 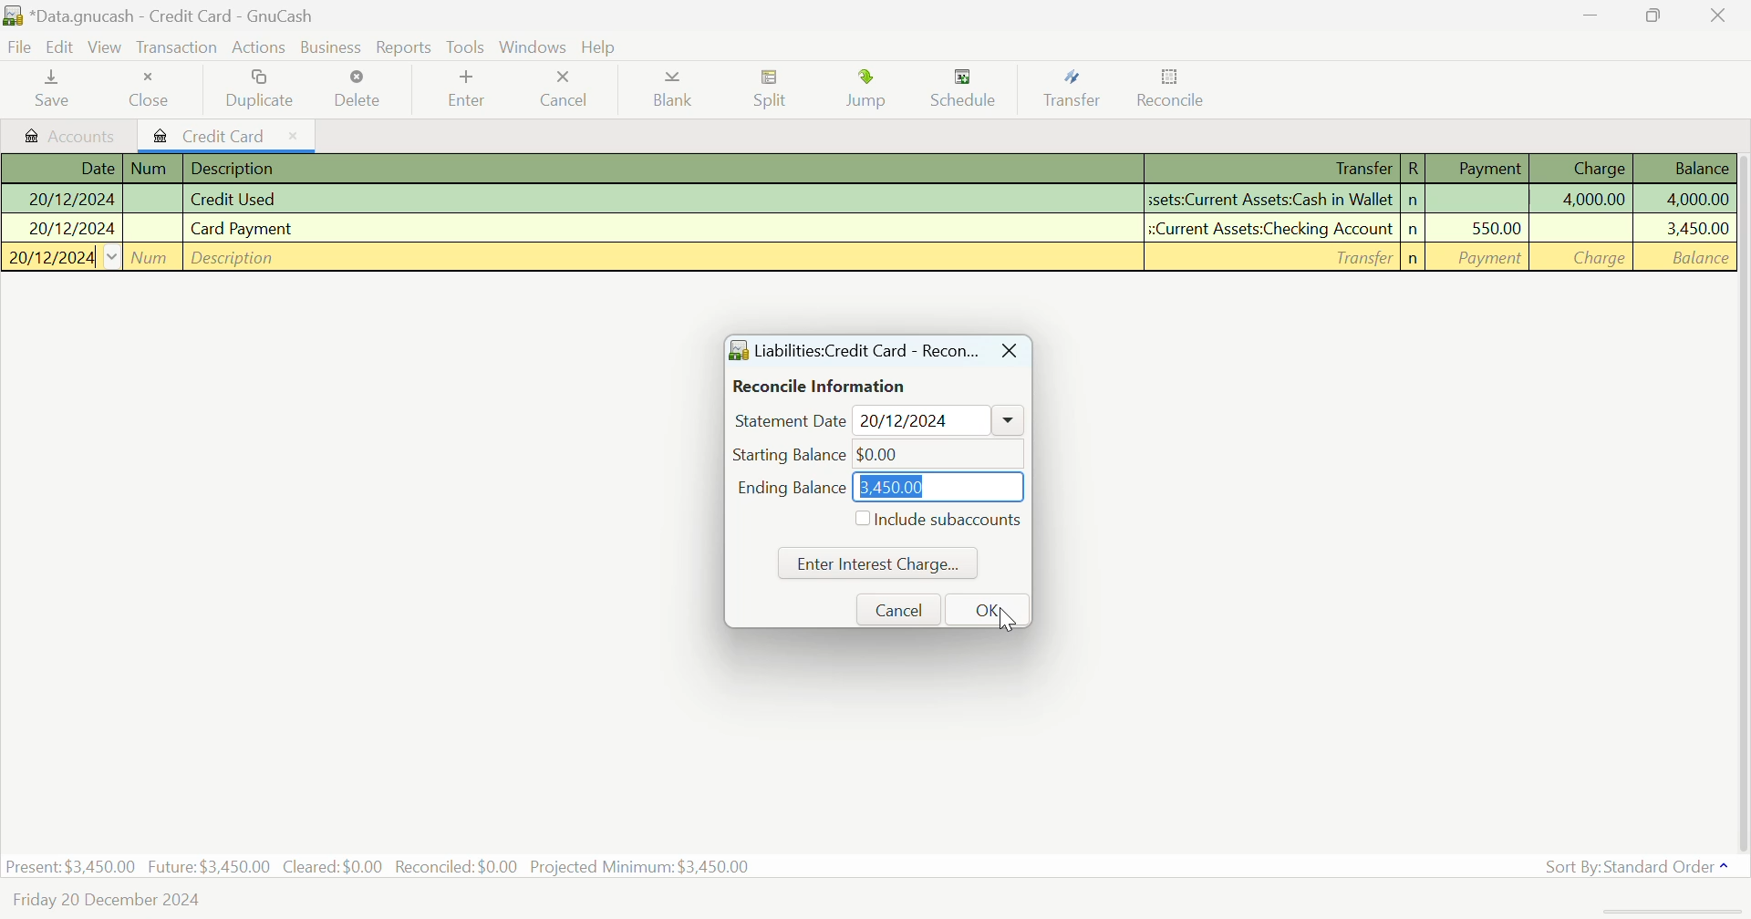 What do you see at coordinates (360, 89) in the screenshot?
I see `Delete` at bounding box center [360, 89].